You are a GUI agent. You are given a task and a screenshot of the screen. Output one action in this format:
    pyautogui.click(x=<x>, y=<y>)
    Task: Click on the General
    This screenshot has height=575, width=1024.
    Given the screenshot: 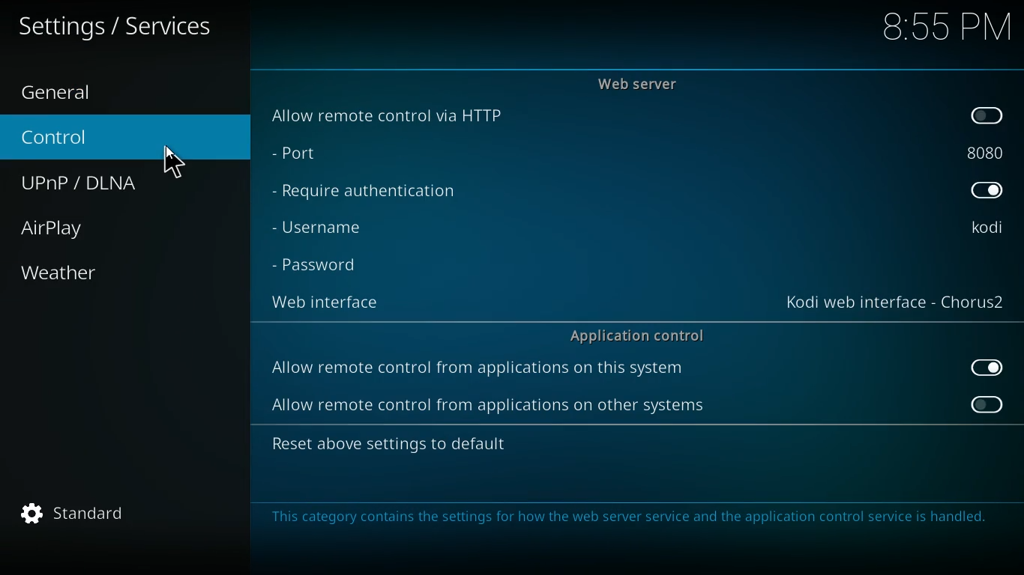 What is the action you would take?
    pyautogui.click(x=74, y=91)
    